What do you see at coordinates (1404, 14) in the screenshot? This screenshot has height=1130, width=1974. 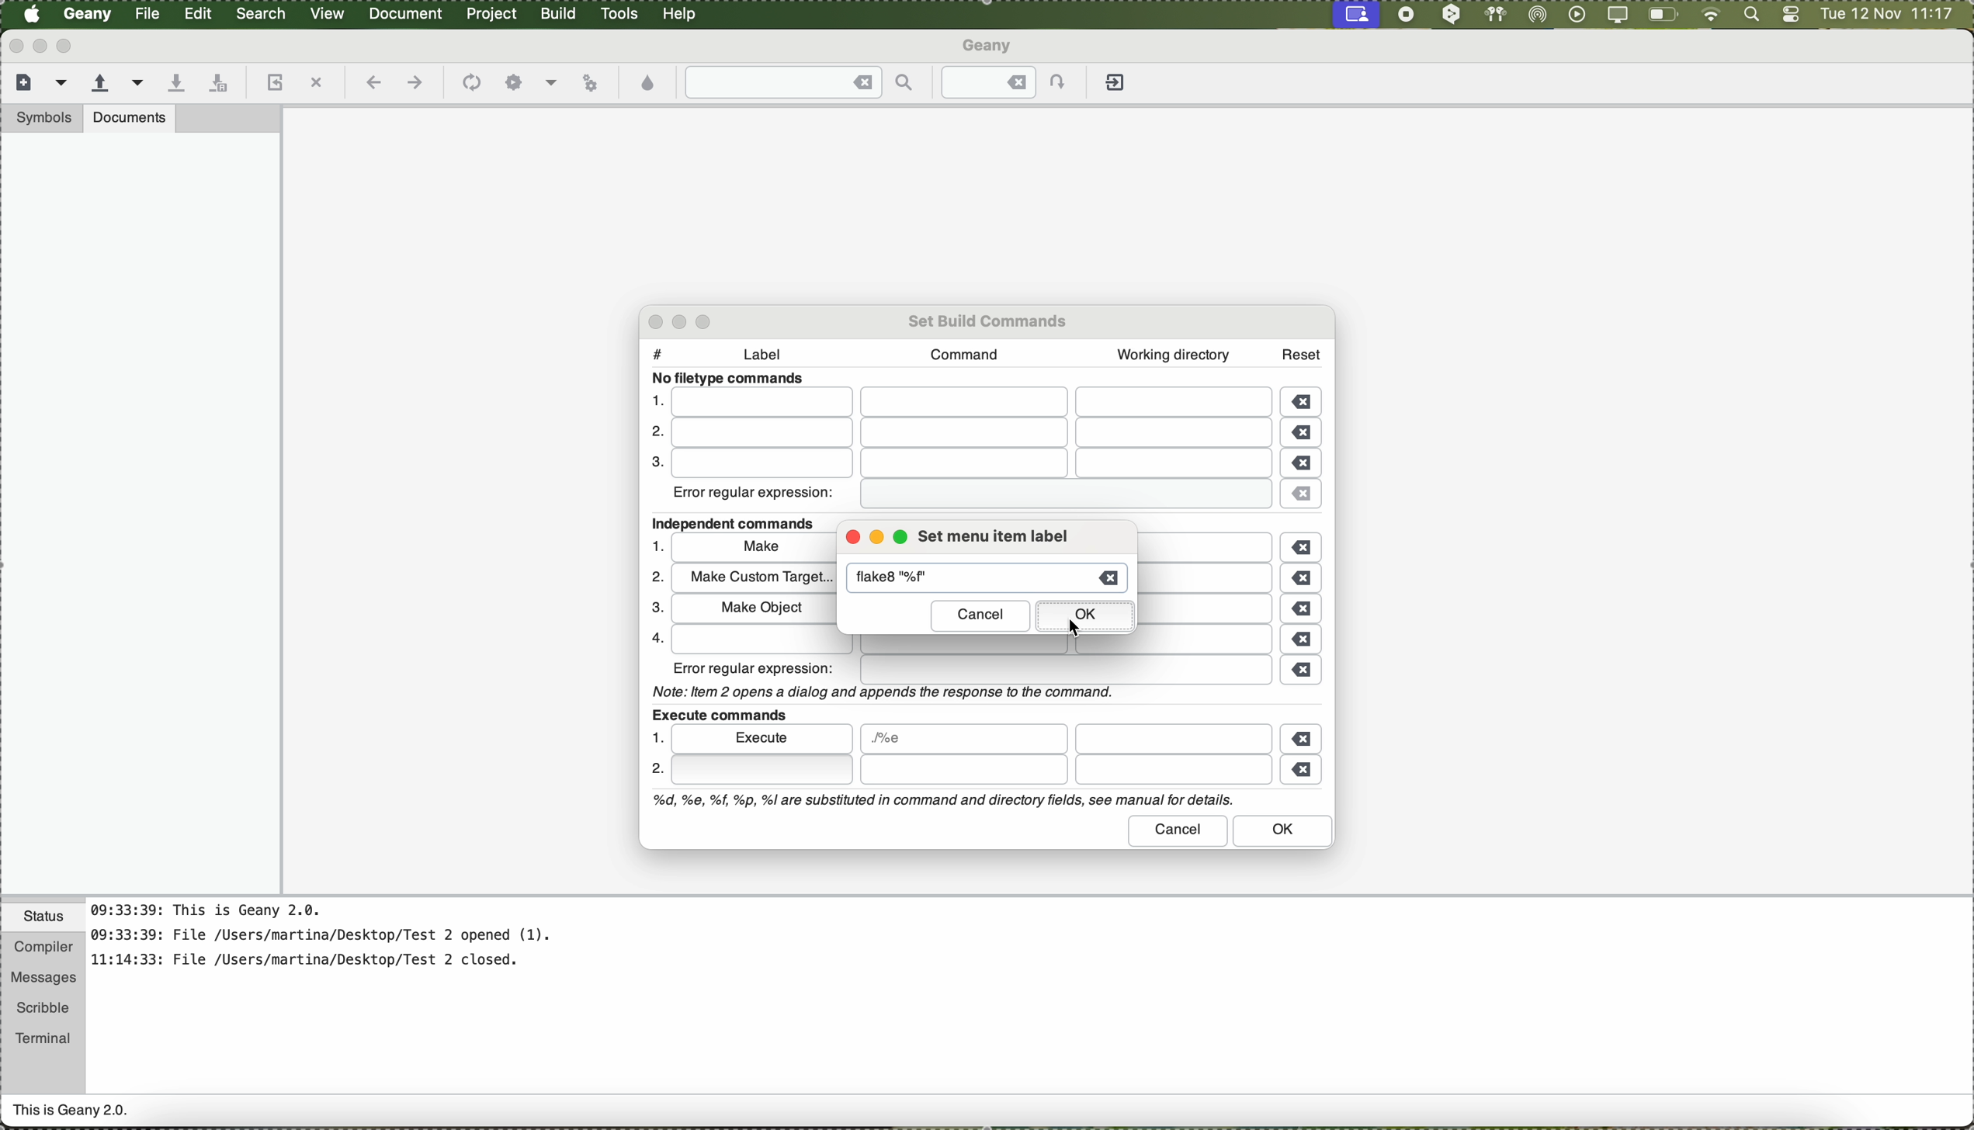 I see `stop recording` at bounding box center [1404, 14].